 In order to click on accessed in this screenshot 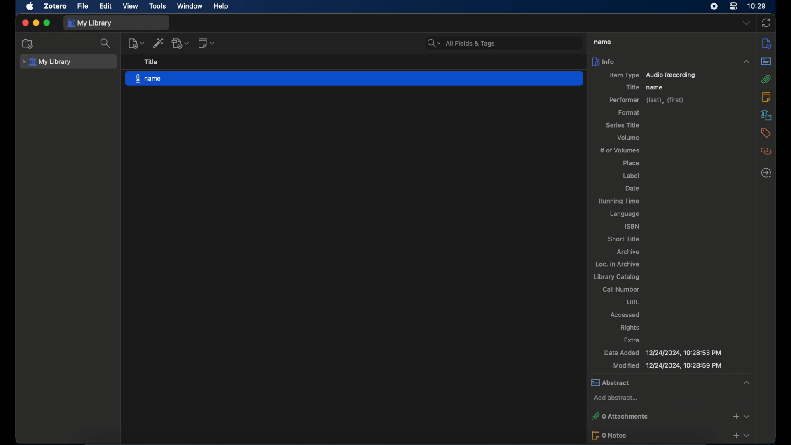, I will do `click(625, 314)`.